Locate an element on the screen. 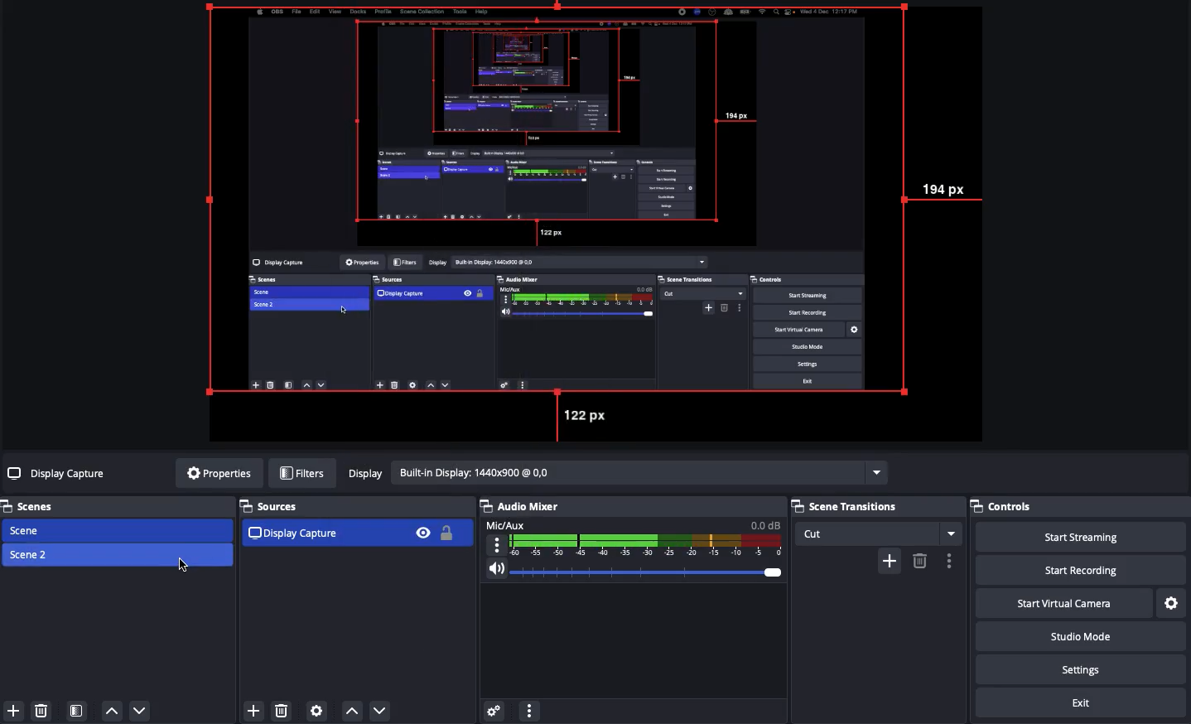  Scene filter is located at coordinates (77, 710).